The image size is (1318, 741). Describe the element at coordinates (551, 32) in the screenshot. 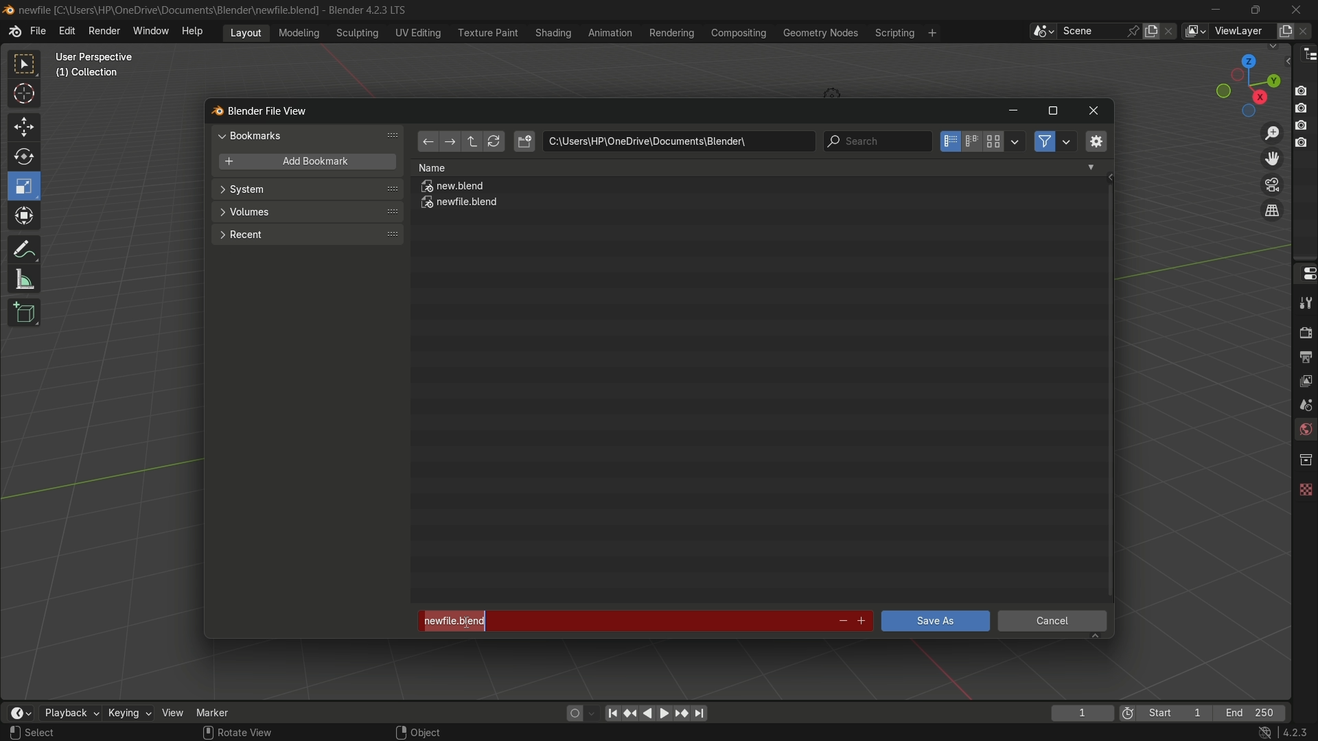

I see `shading menu` at that location.